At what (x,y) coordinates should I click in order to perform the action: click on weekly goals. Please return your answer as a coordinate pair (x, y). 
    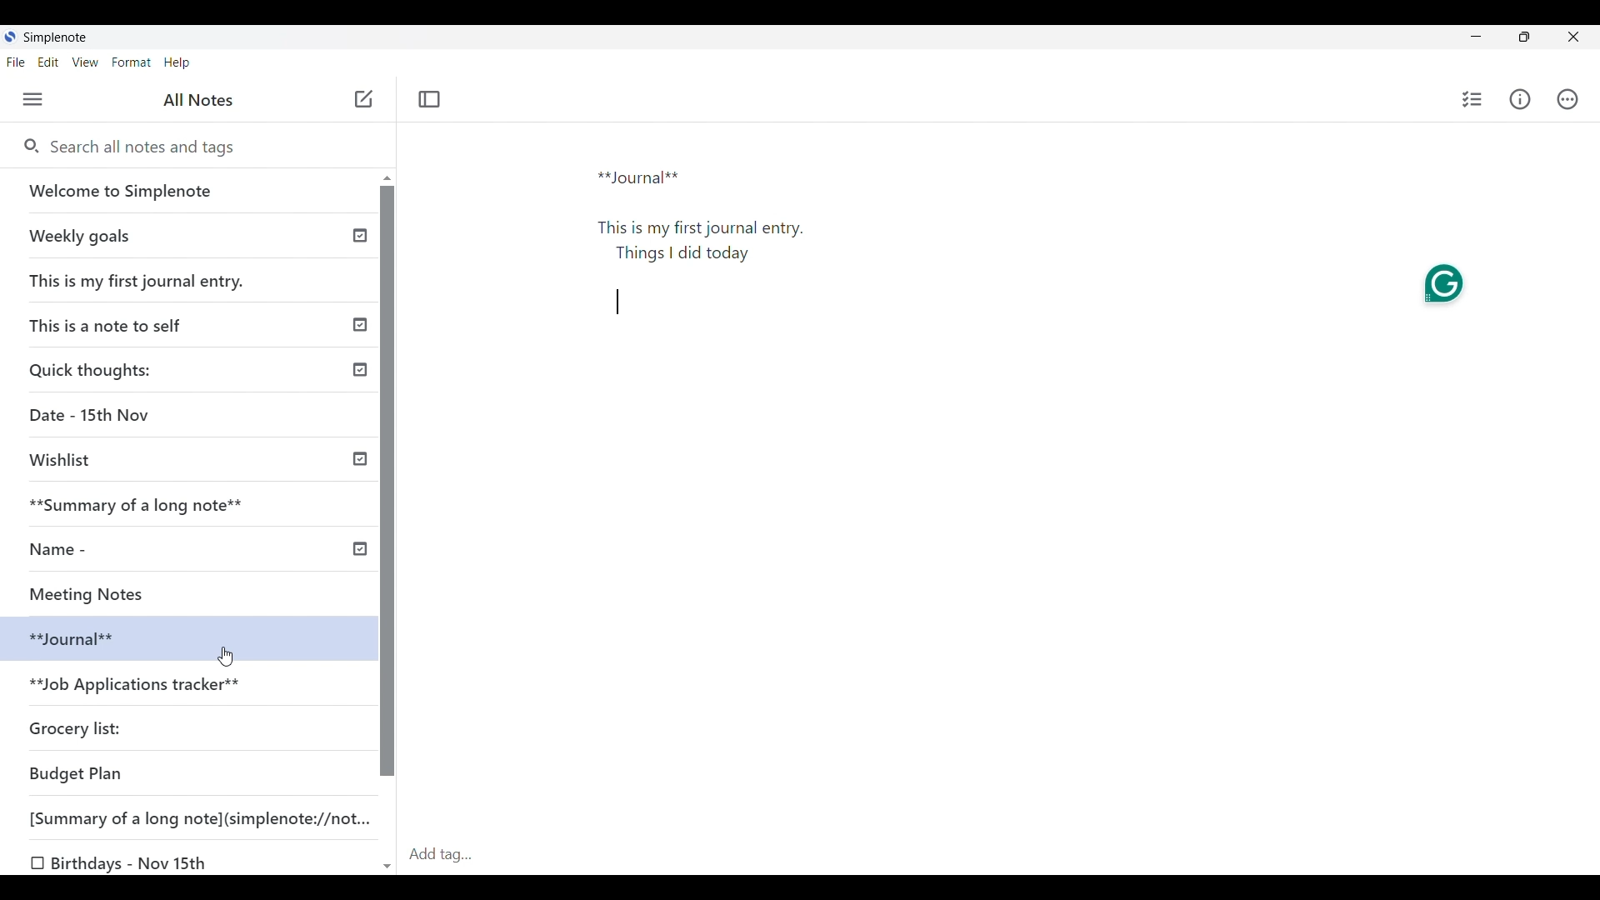
    Looking at the image, I should click on (187, 235).